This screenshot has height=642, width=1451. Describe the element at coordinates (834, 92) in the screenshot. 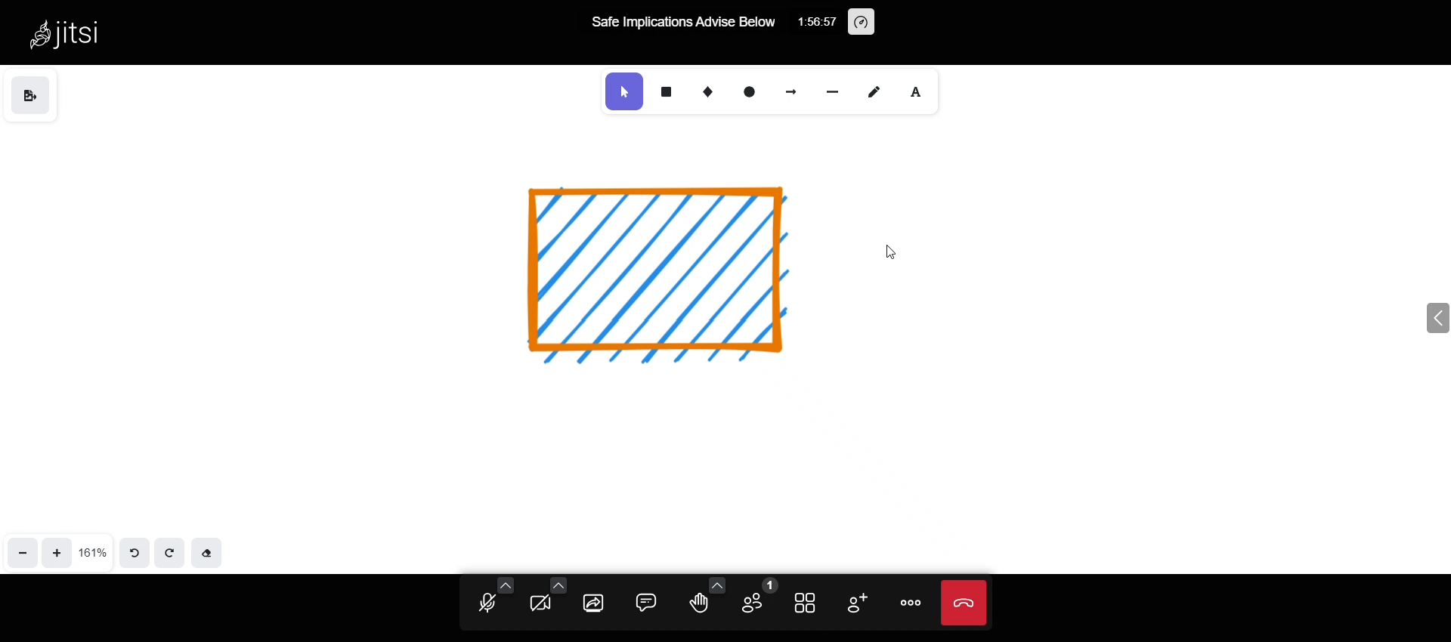

I see `line` at that location.